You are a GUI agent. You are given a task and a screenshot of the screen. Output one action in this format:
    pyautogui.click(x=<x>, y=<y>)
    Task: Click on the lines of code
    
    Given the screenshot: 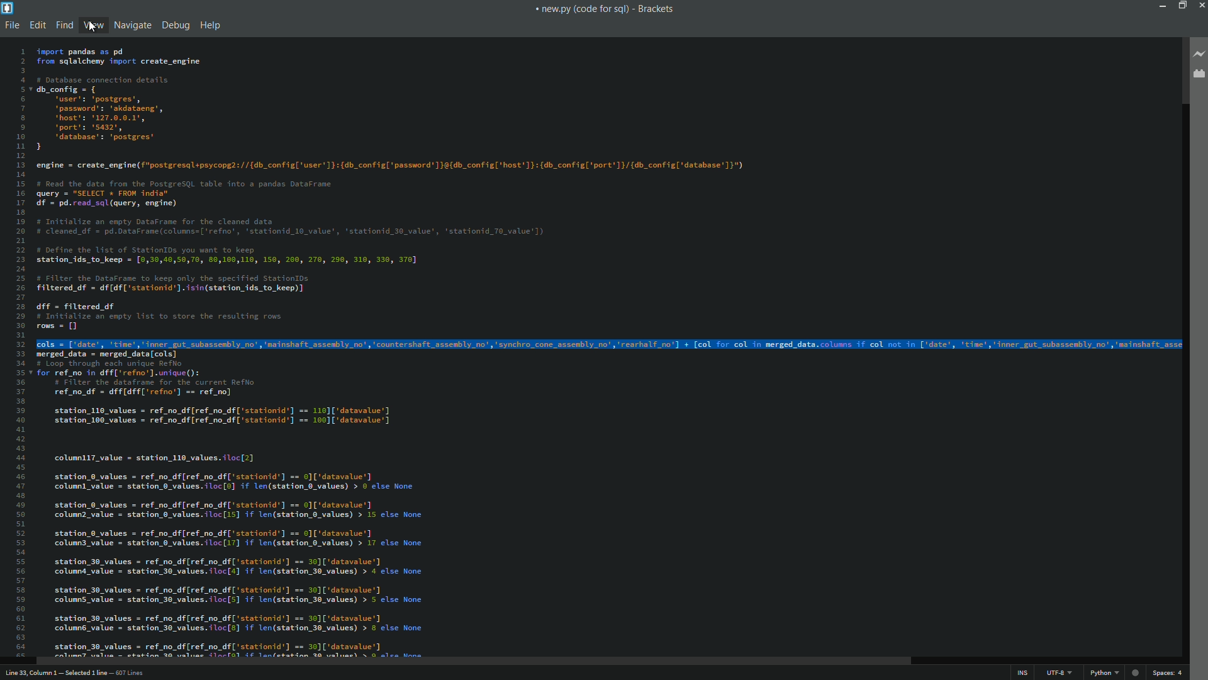 What is the action you would take?
    pyautogui.click(x=602, y=186)
    